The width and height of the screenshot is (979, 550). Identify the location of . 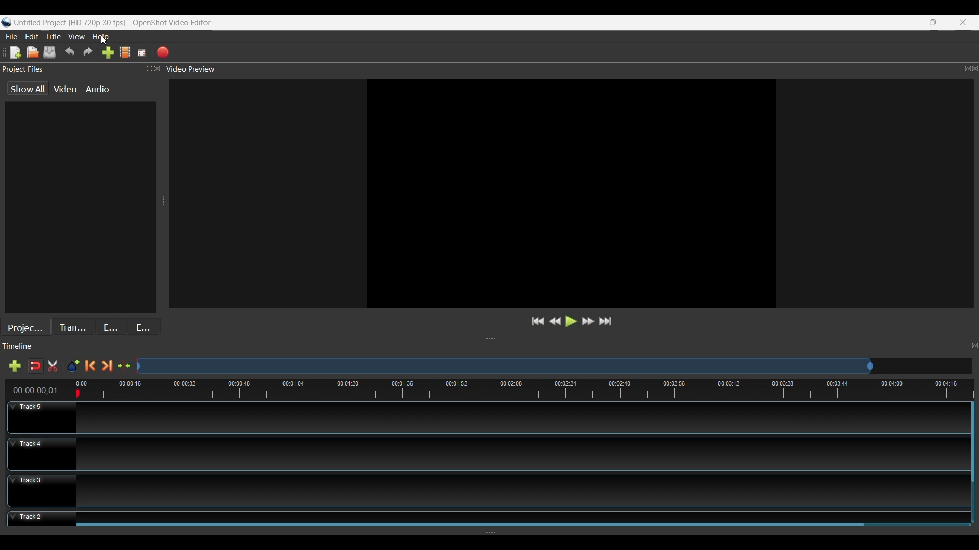
(520, 419).